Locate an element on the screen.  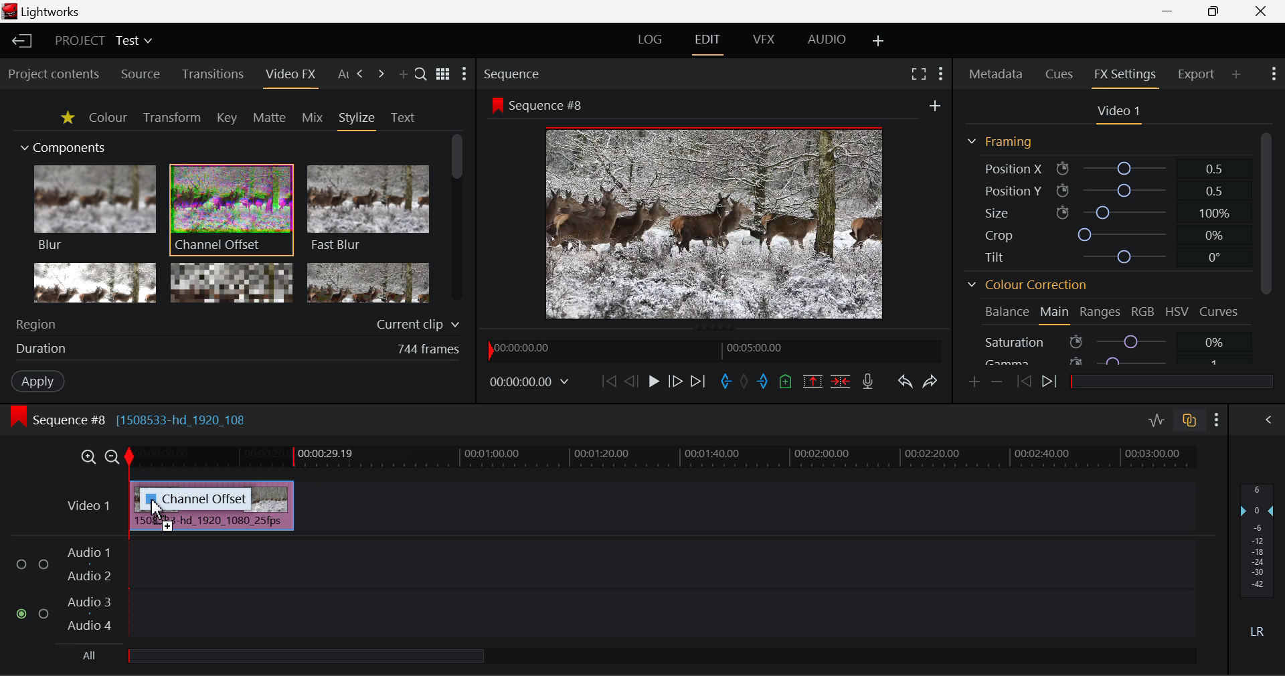
Mark Cue is located at coordinates (786, 380).